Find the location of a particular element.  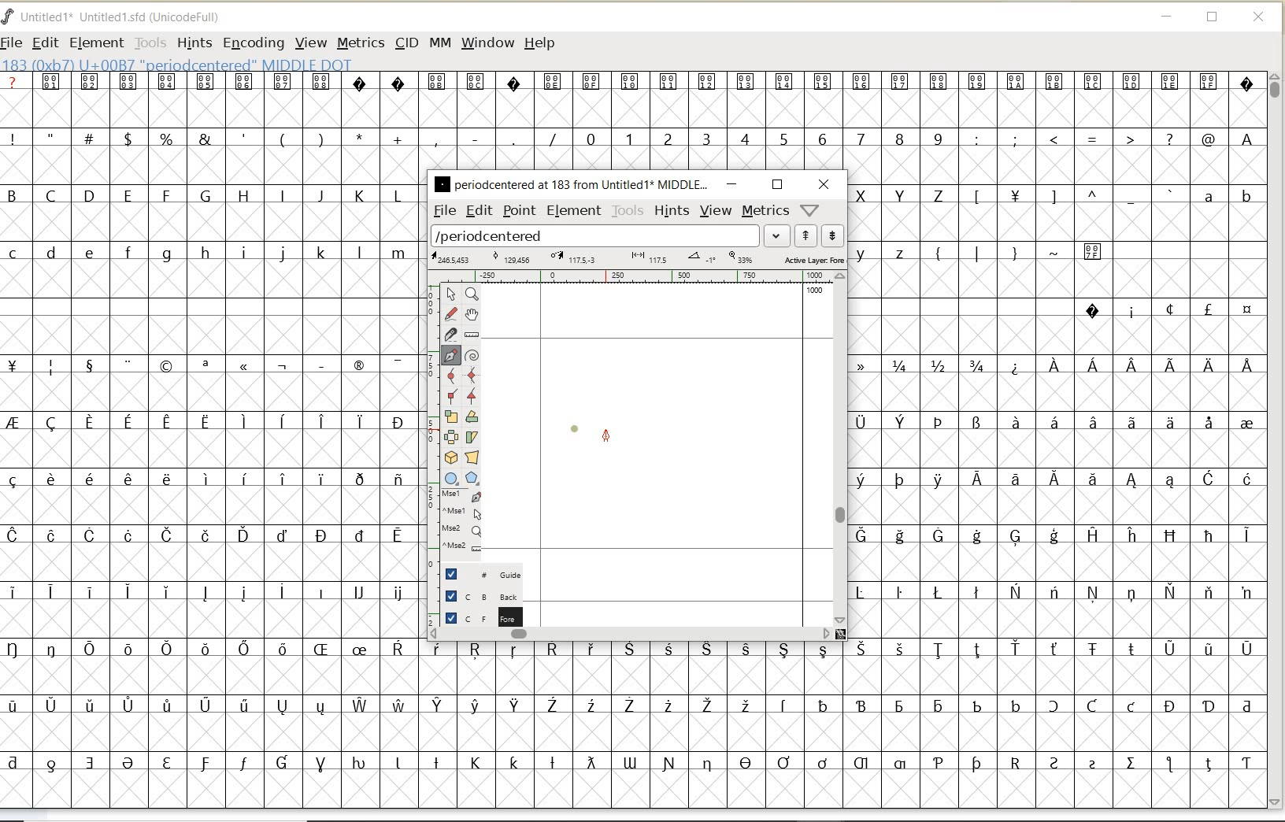

VIEW is located at coordinates (311, 43).